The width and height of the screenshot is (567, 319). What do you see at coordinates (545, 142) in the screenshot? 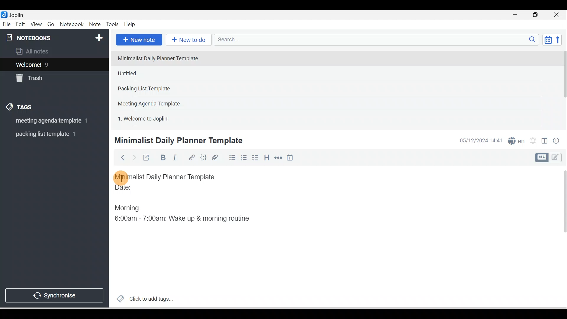
I see `Toggle editors` at bounding box center [545, 142].